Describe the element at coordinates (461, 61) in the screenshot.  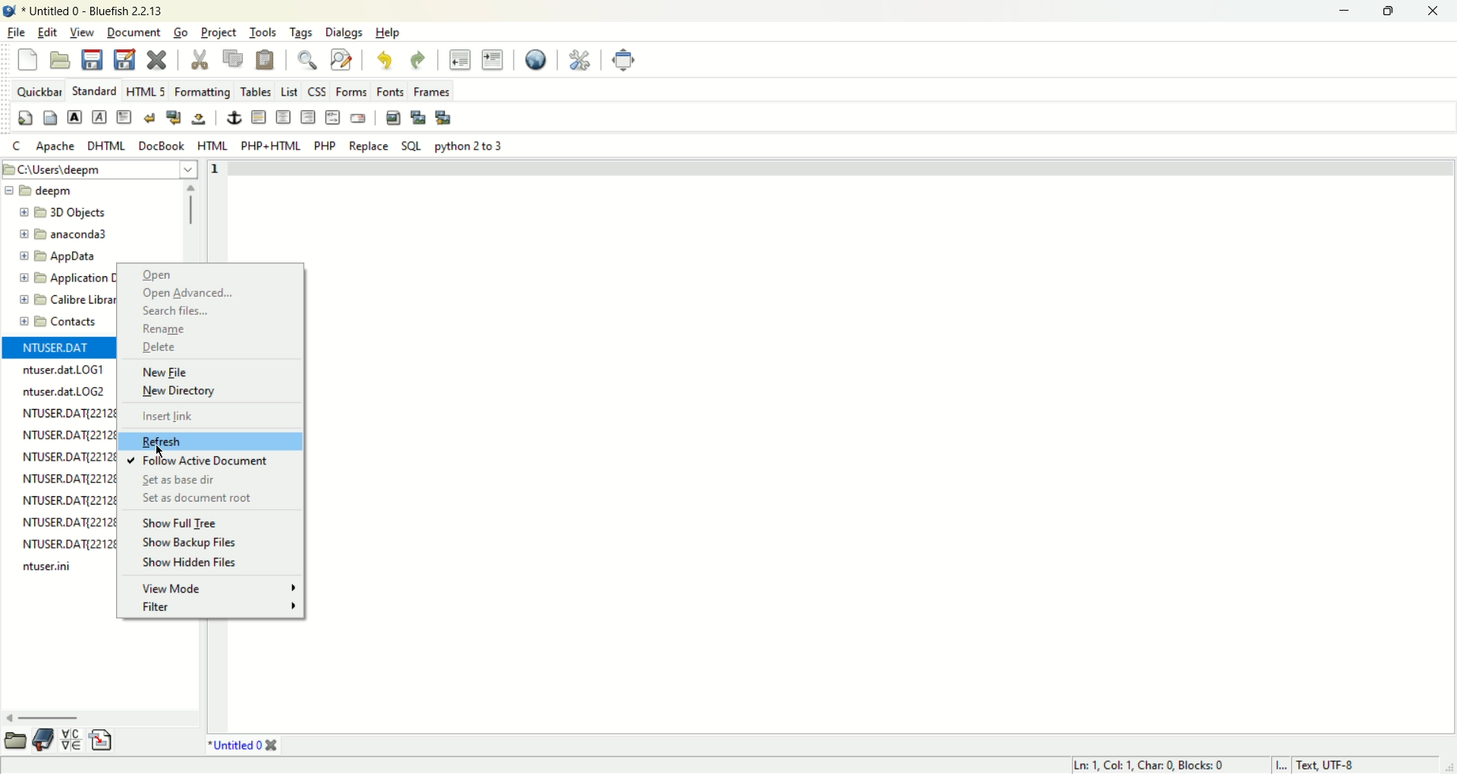
I see `unindent` at that location.